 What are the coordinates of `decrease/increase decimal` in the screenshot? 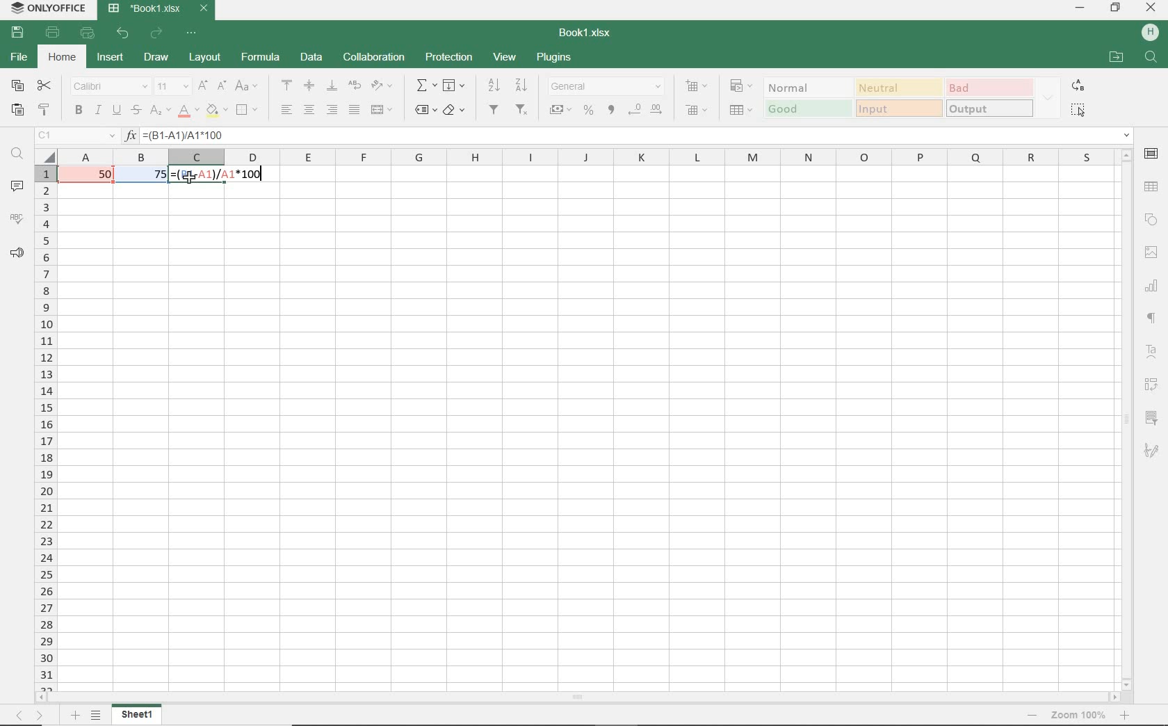 It's located at (647, 110).